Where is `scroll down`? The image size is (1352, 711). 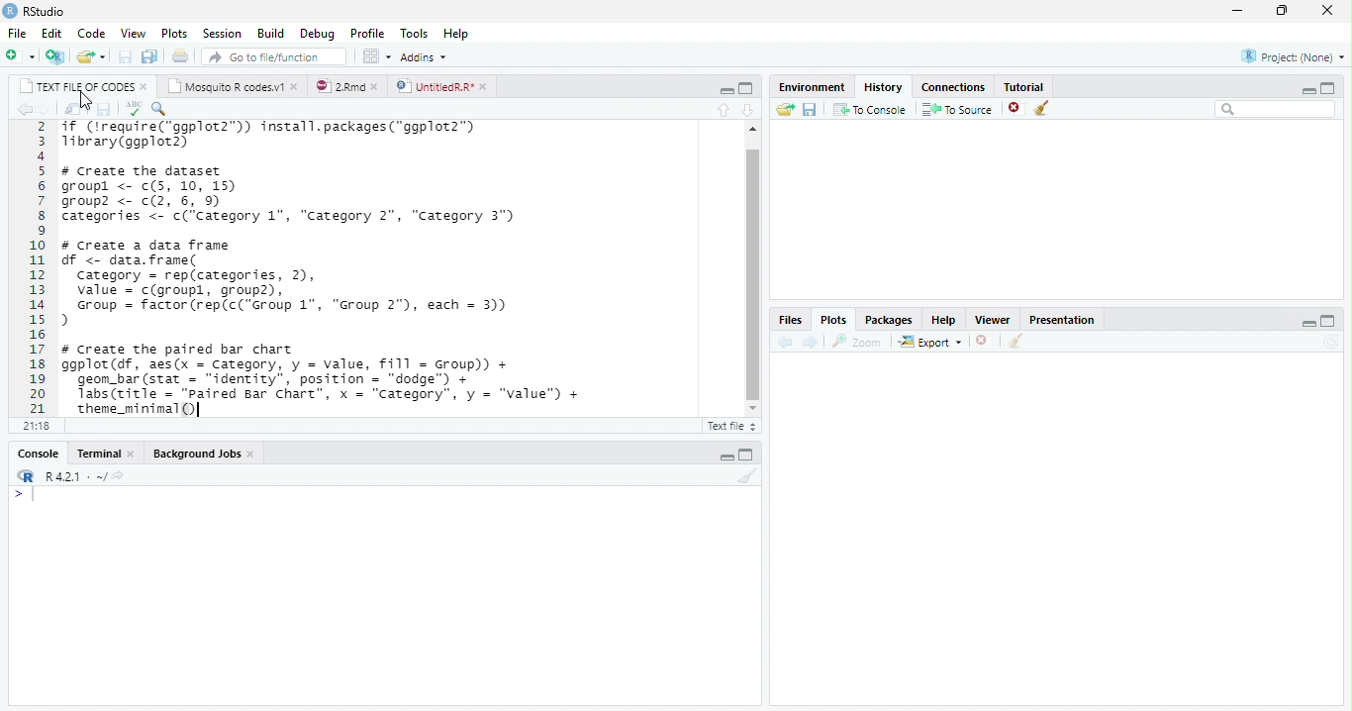
scroll down is located at coordinates (754, 409).